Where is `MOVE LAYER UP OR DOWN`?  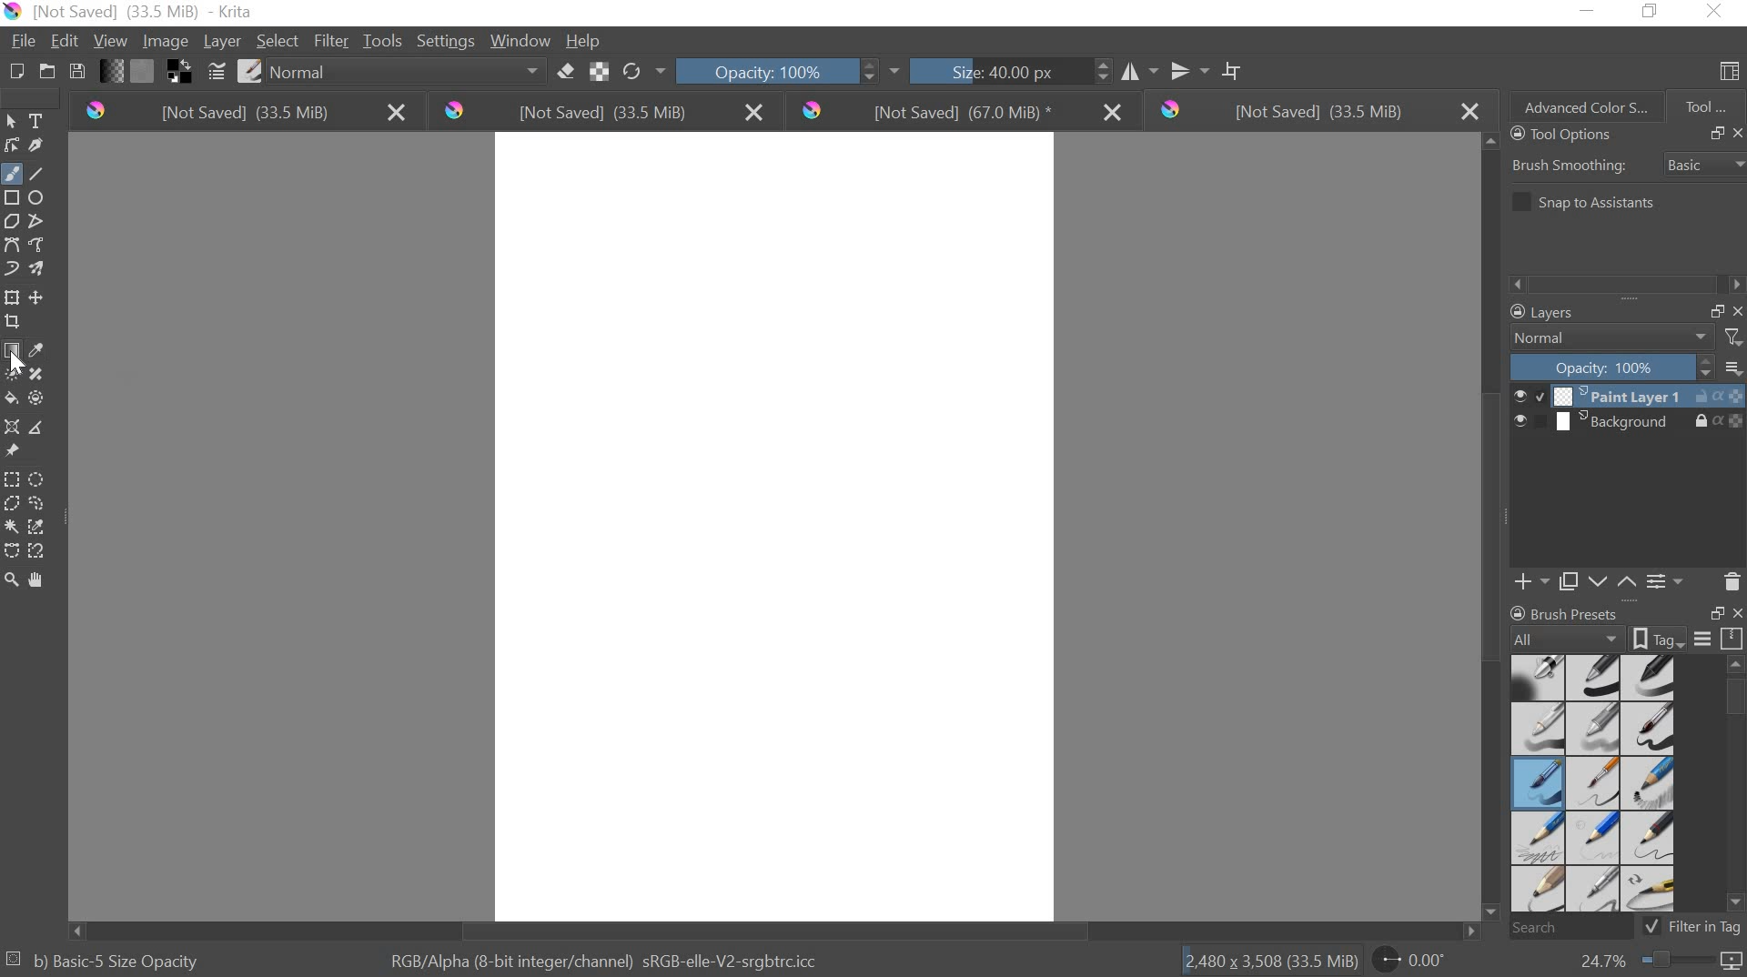
MOVE LAYER UP OR DOWN is located at coordinates (1609, 581).